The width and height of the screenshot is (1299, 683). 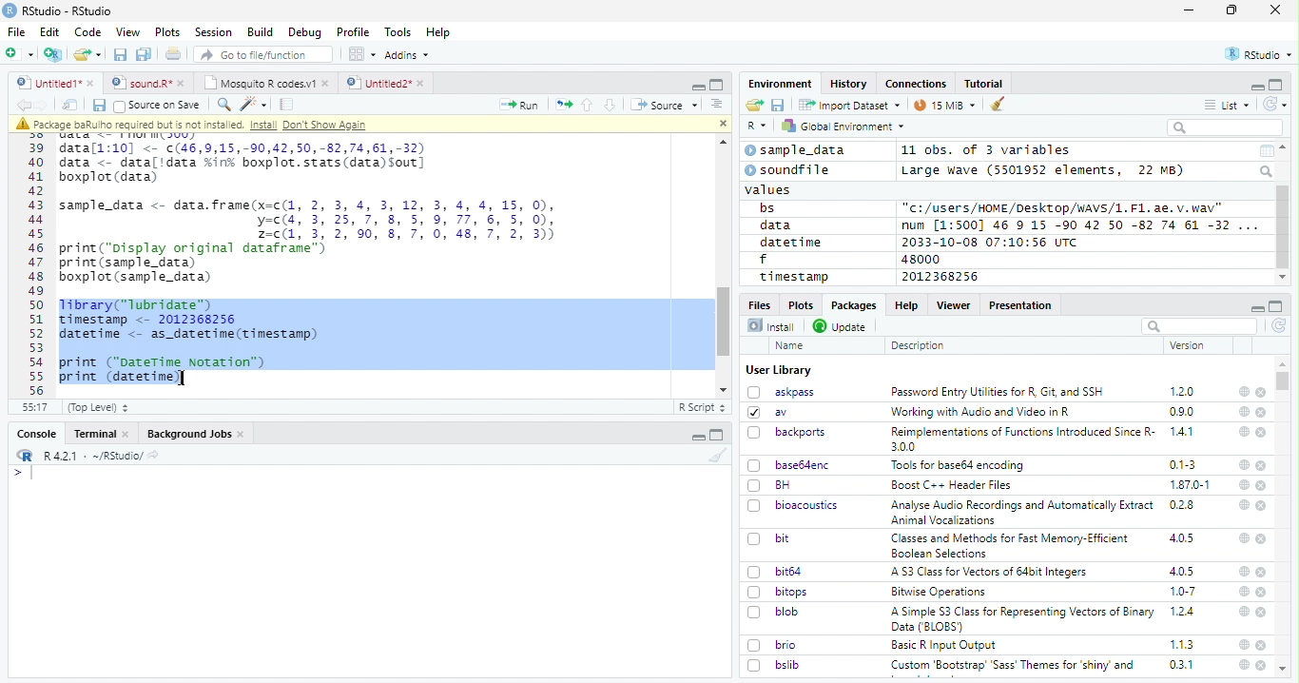 What do you see at coordinates (1186, 464) in the screenshot?
I see `0.1-3` at bounding box center [1186, 464].